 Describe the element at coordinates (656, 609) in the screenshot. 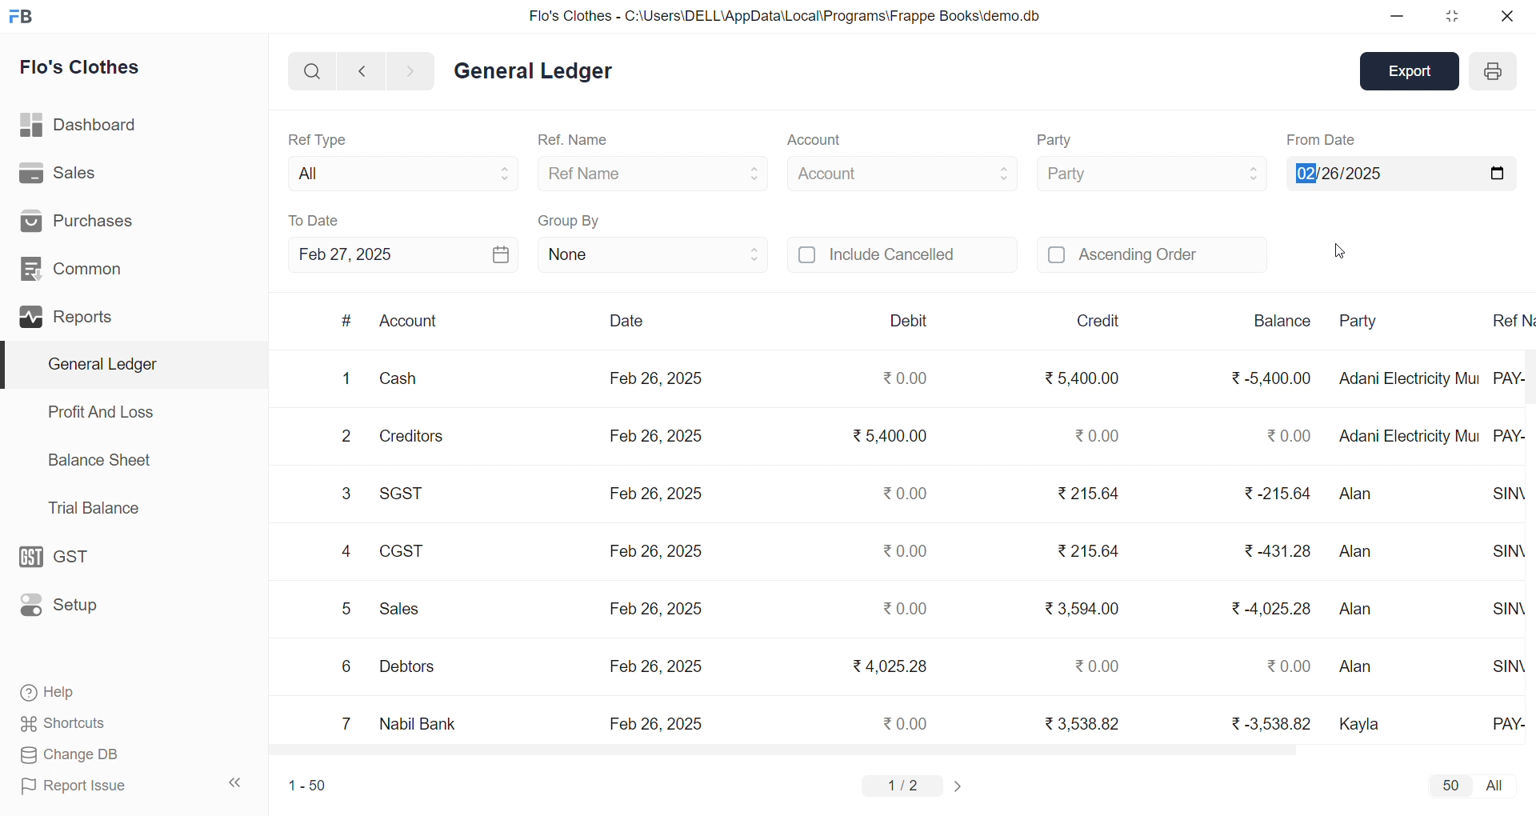

I see `Feb 26, 2025` at that location.